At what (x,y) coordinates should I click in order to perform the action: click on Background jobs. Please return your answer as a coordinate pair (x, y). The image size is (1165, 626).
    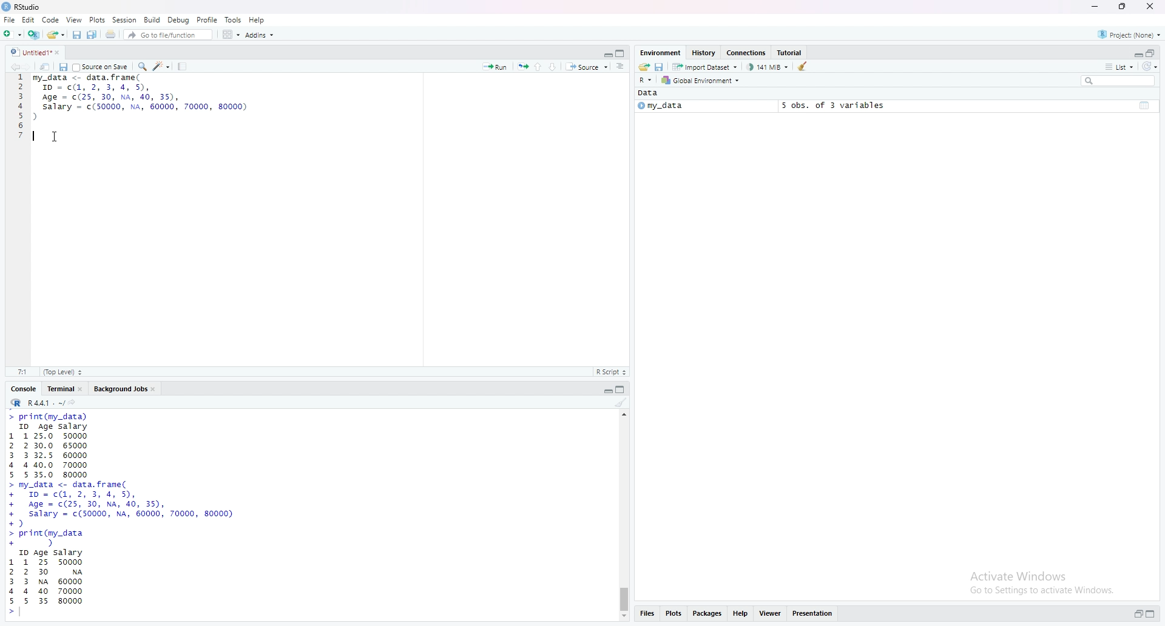
    Looking at the image, I should click on (127, 390).